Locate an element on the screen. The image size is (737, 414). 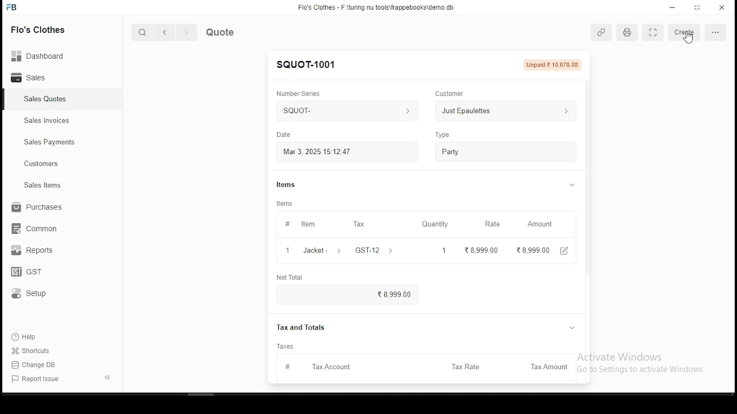
quote is located at coordinates (234, 32).